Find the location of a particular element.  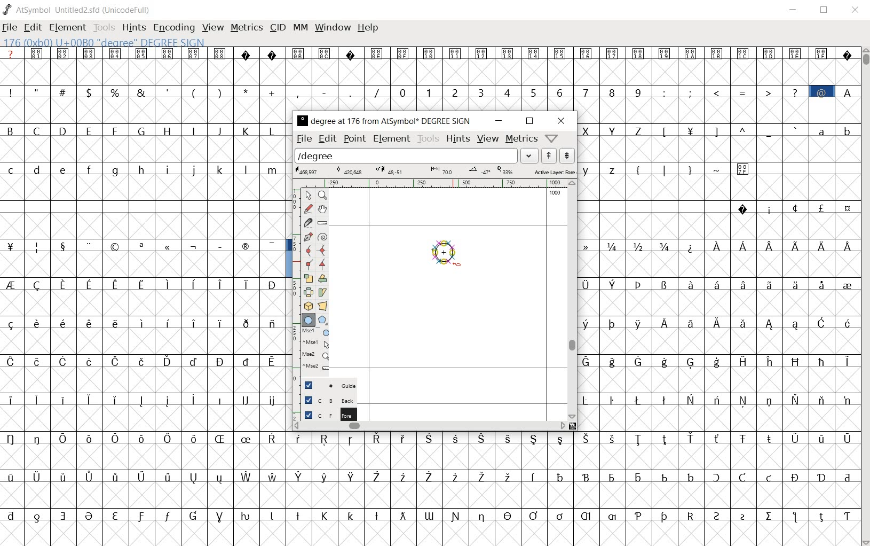

empty glyph slots is located at coordinates (146, 458).